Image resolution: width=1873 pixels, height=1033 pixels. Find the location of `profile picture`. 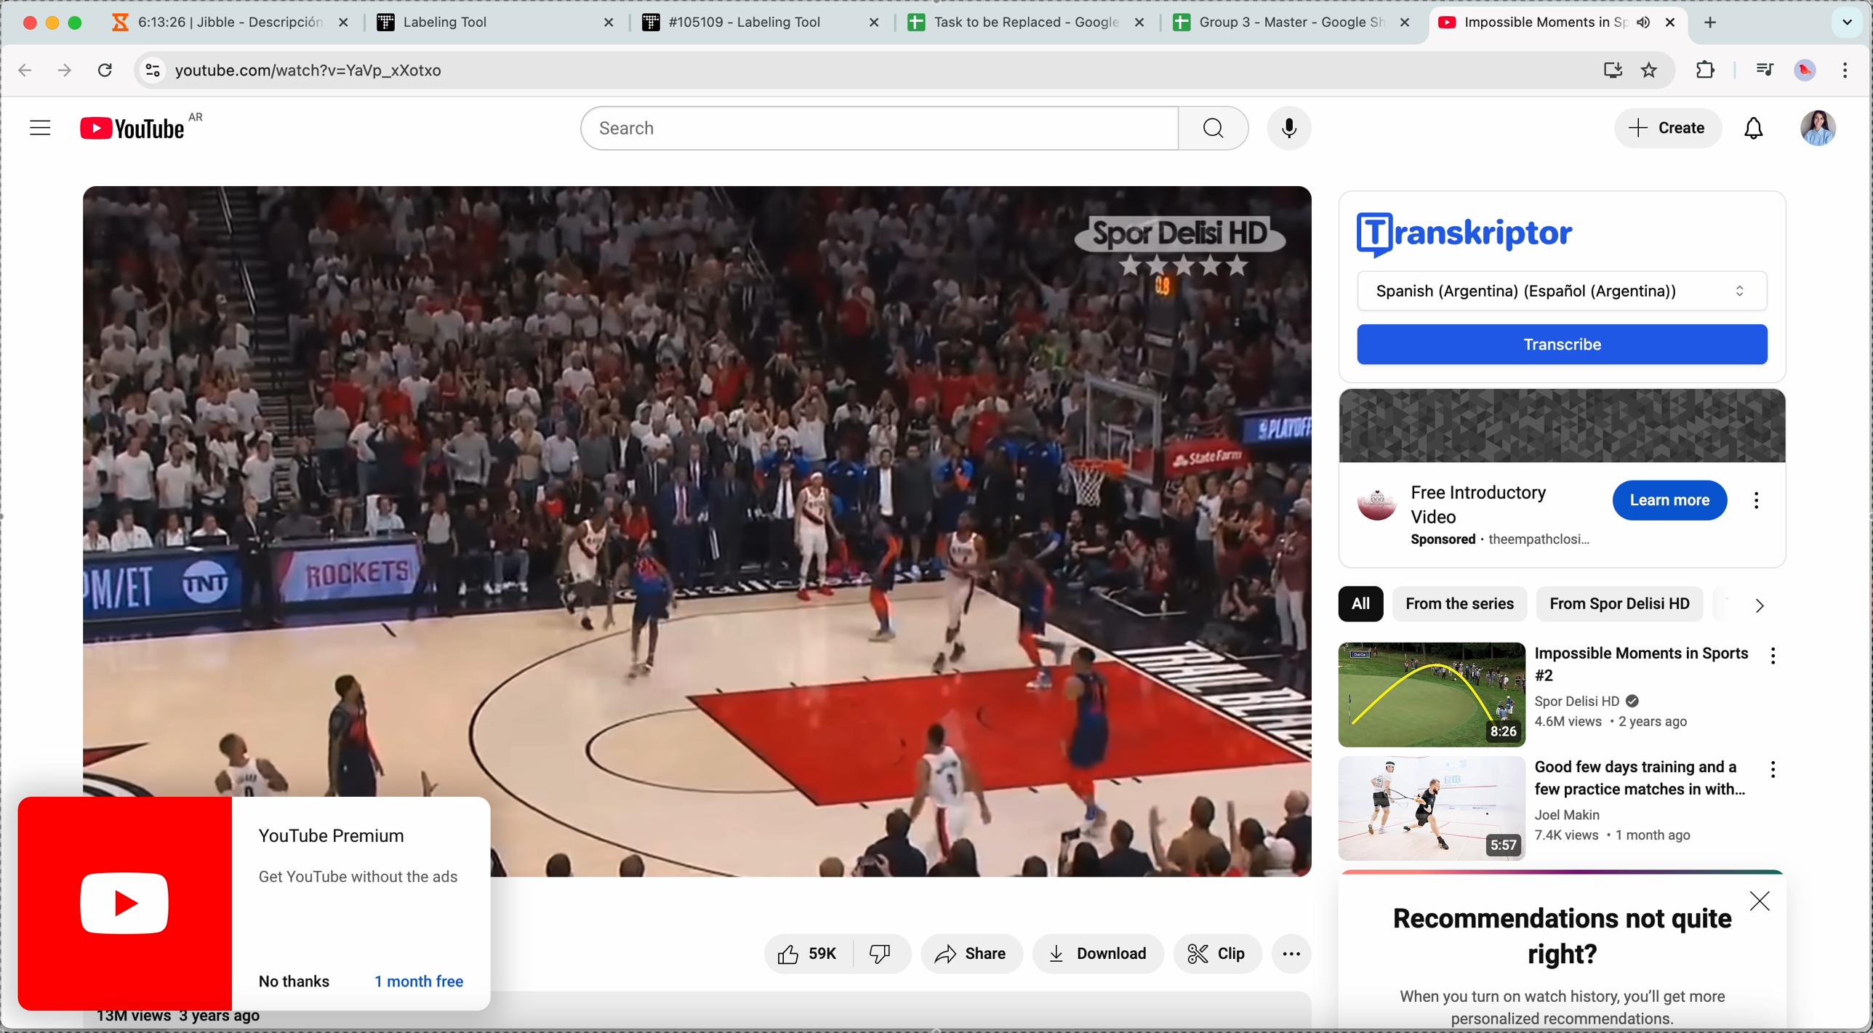

profile picture is located at coordinates (1806, 73).